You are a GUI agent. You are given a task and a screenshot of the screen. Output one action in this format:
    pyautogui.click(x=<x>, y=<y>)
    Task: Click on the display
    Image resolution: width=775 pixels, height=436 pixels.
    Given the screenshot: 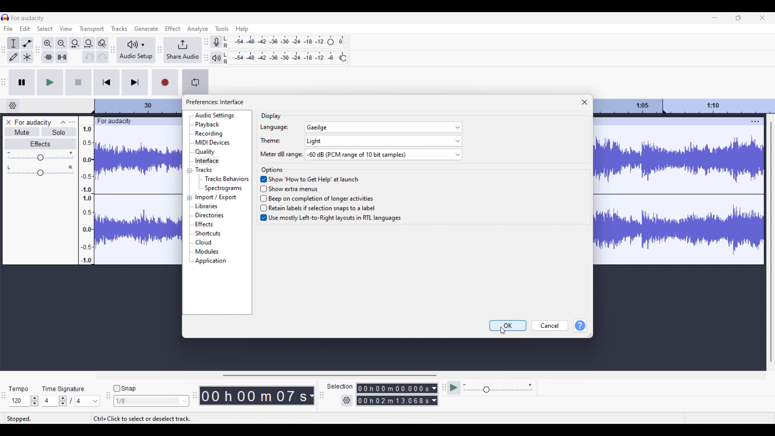 What is the action you would take?
    pyautogui.click(x=272, y=116)
    